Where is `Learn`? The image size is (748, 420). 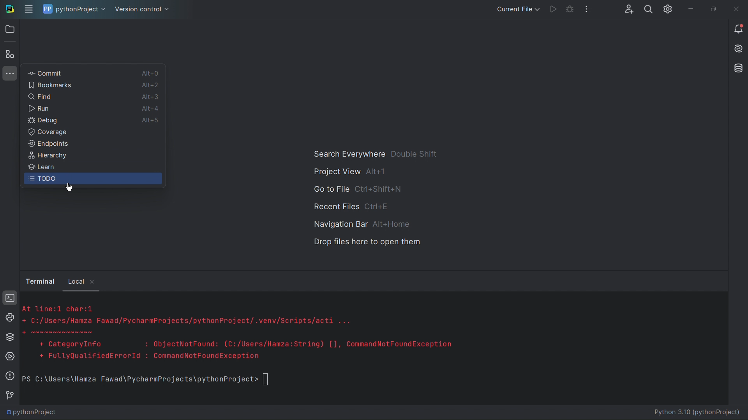 Learn is located at coordinates (92, 168).